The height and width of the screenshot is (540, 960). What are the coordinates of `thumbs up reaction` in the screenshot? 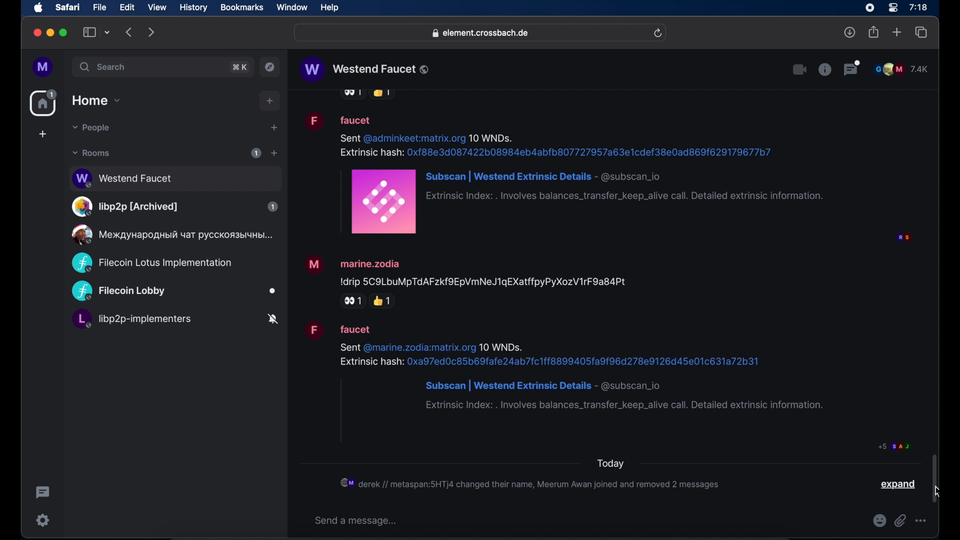 It's located at (383, 300).